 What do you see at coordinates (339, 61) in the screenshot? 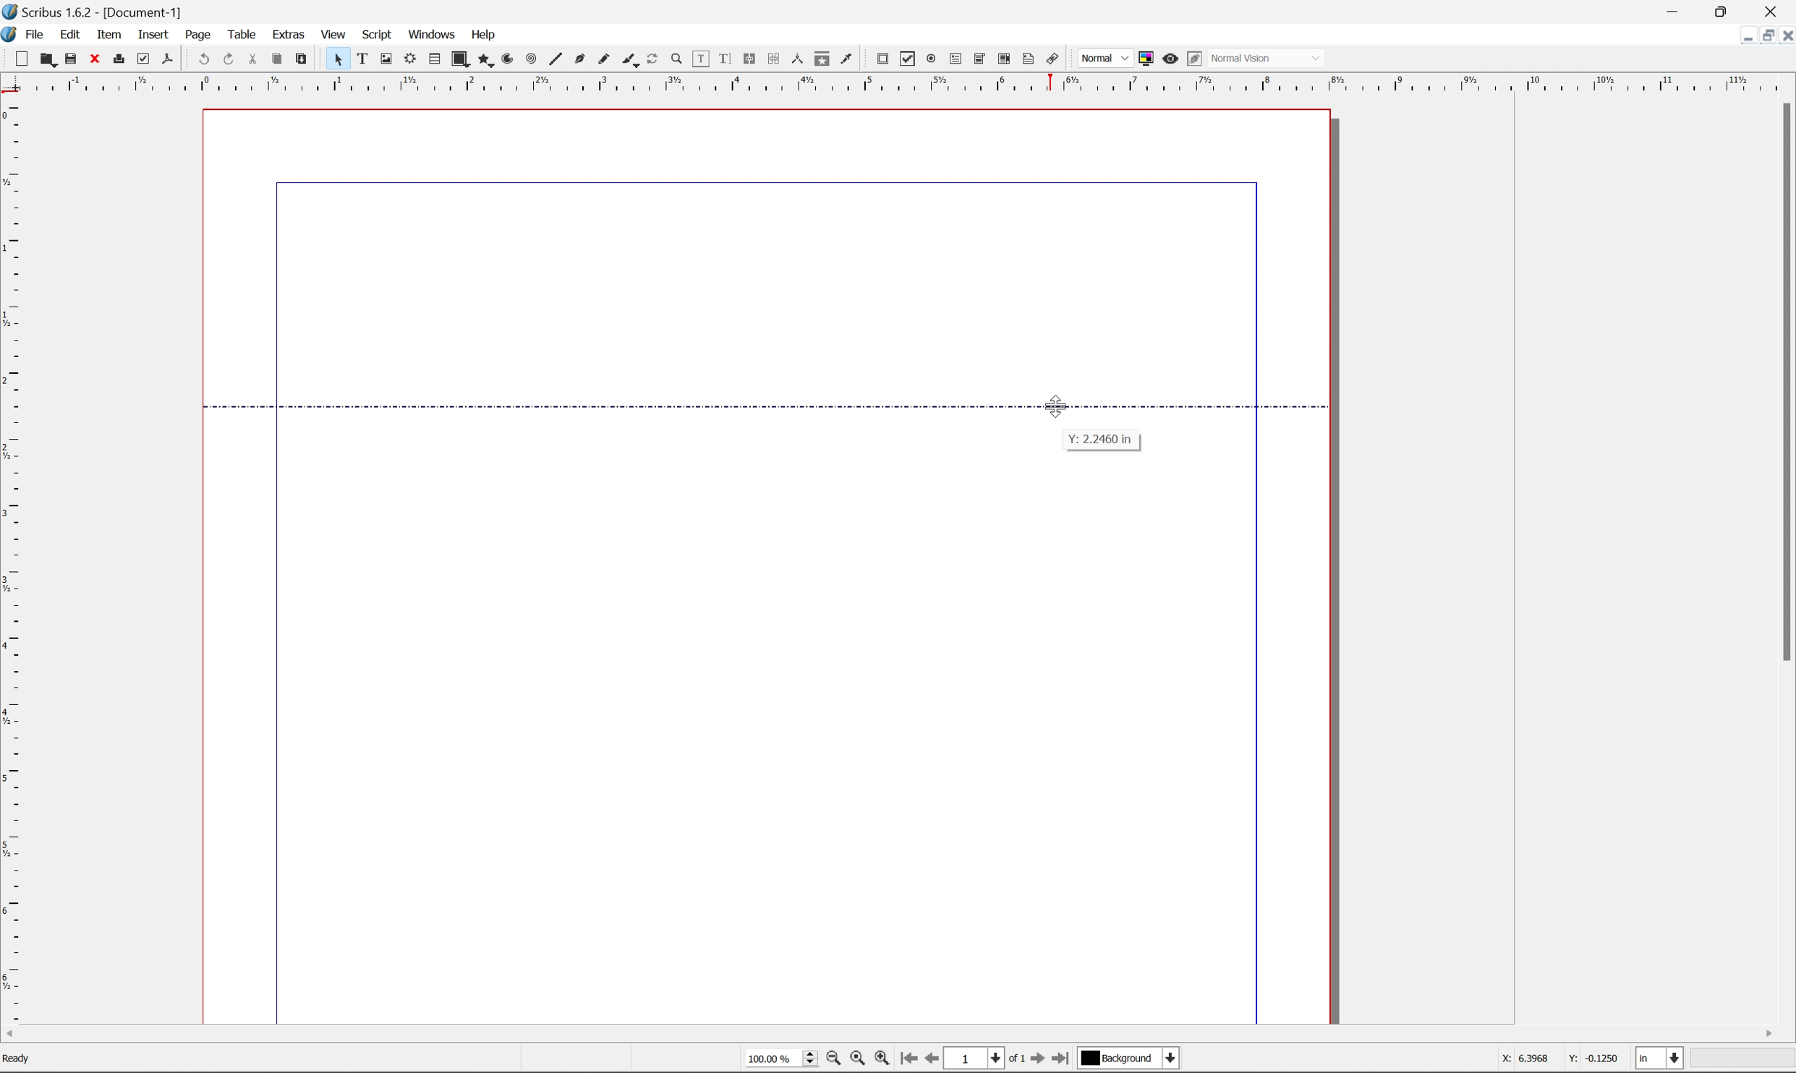
I see `select frame` at bounding box center [339, 61].